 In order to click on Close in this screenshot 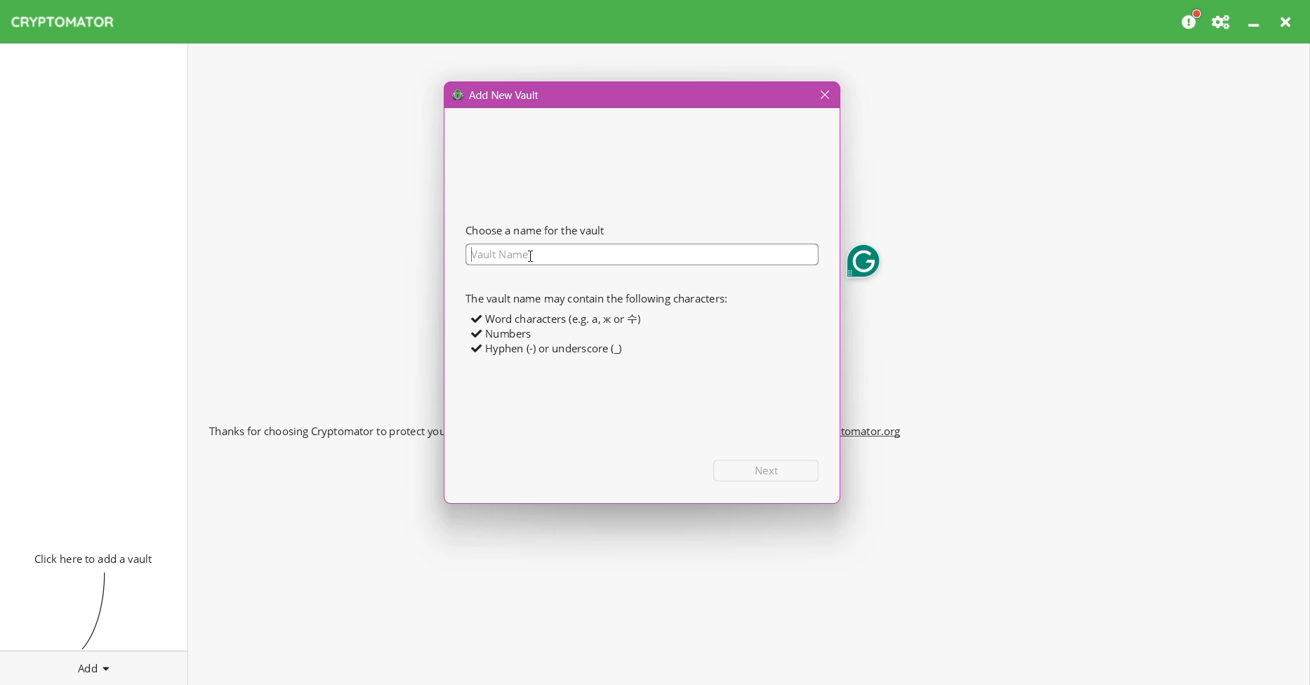, I will do `click(823, 95)`.